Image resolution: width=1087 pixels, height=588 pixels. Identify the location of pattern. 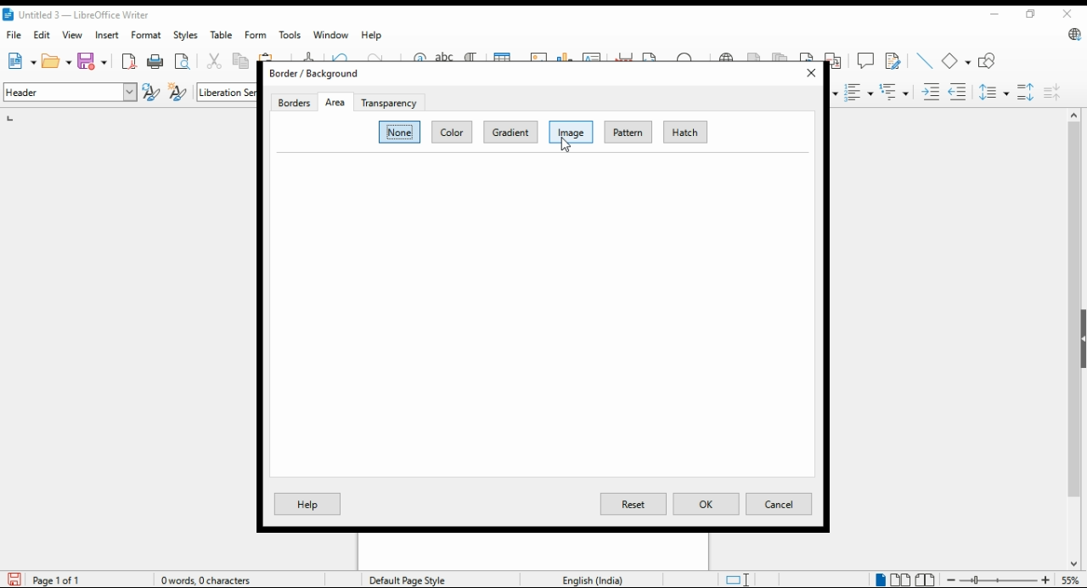
(628, 132).